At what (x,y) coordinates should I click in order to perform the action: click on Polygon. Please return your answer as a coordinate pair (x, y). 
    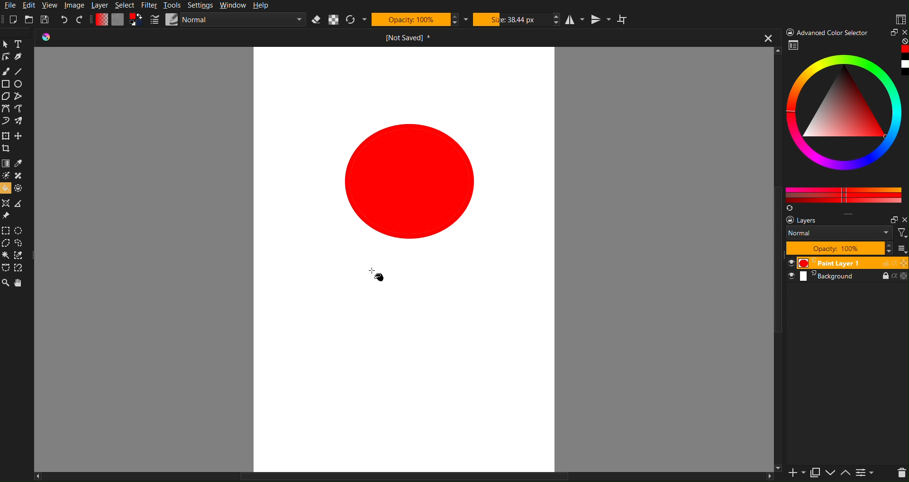
    Looking at the image, I should click on (6, 96).